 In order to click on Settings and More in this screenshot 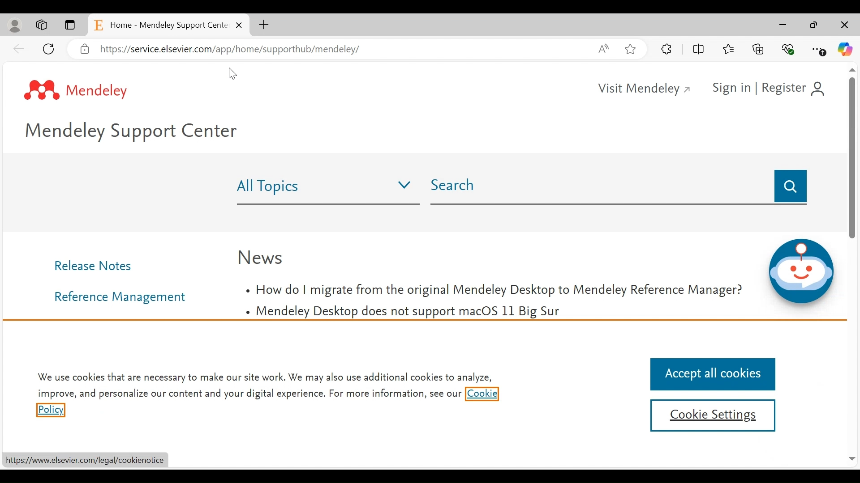, I will do `click(821, 50)`.